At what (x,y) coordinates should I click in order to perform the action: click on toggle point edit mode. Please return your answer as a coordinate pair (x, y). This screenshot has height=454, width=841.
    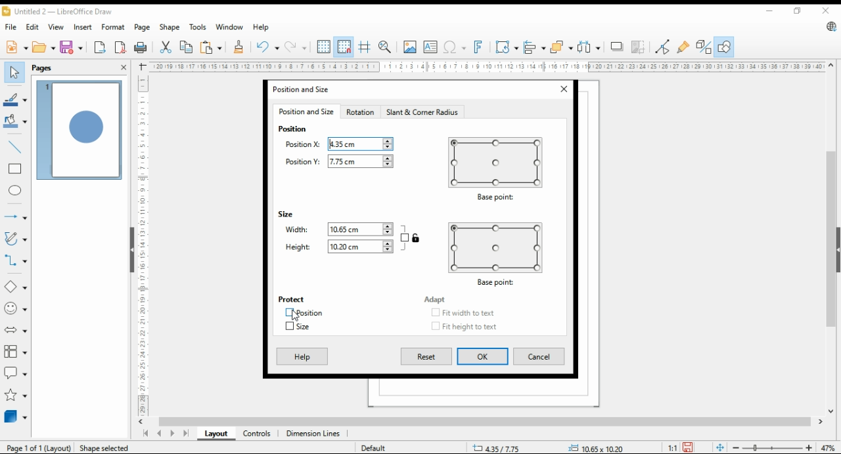
    Looking at the image, I should click on (662, 46).